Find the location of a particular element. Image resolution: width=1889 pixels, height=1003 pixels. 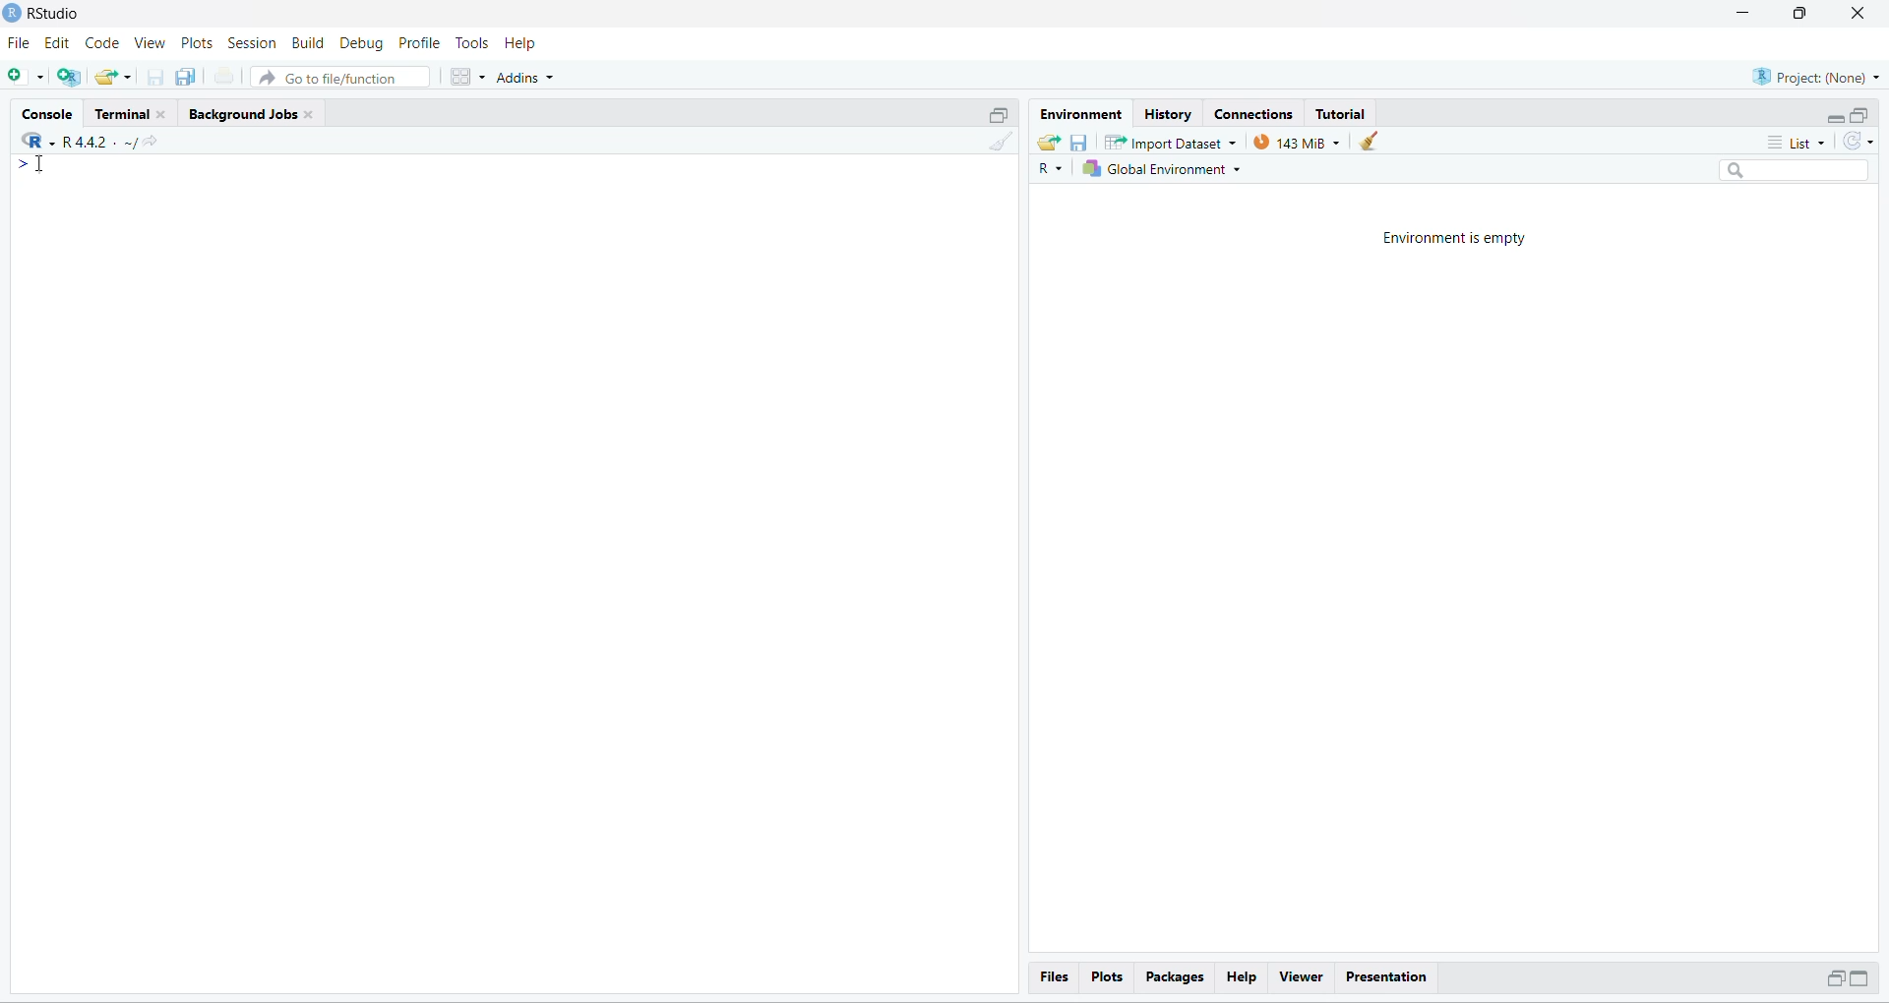

share icon is located at coordinates (150, 145).